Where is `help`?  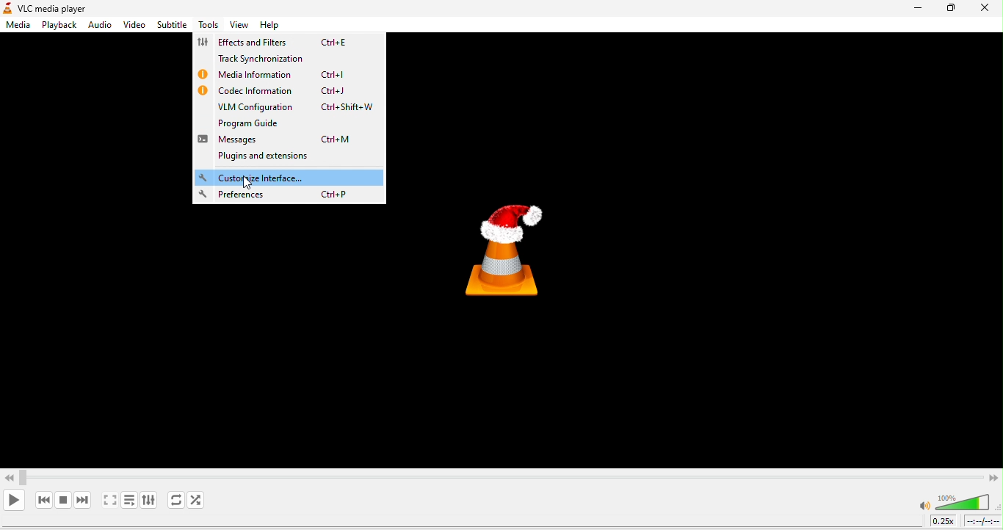
help is located at coordinates (267, 27).